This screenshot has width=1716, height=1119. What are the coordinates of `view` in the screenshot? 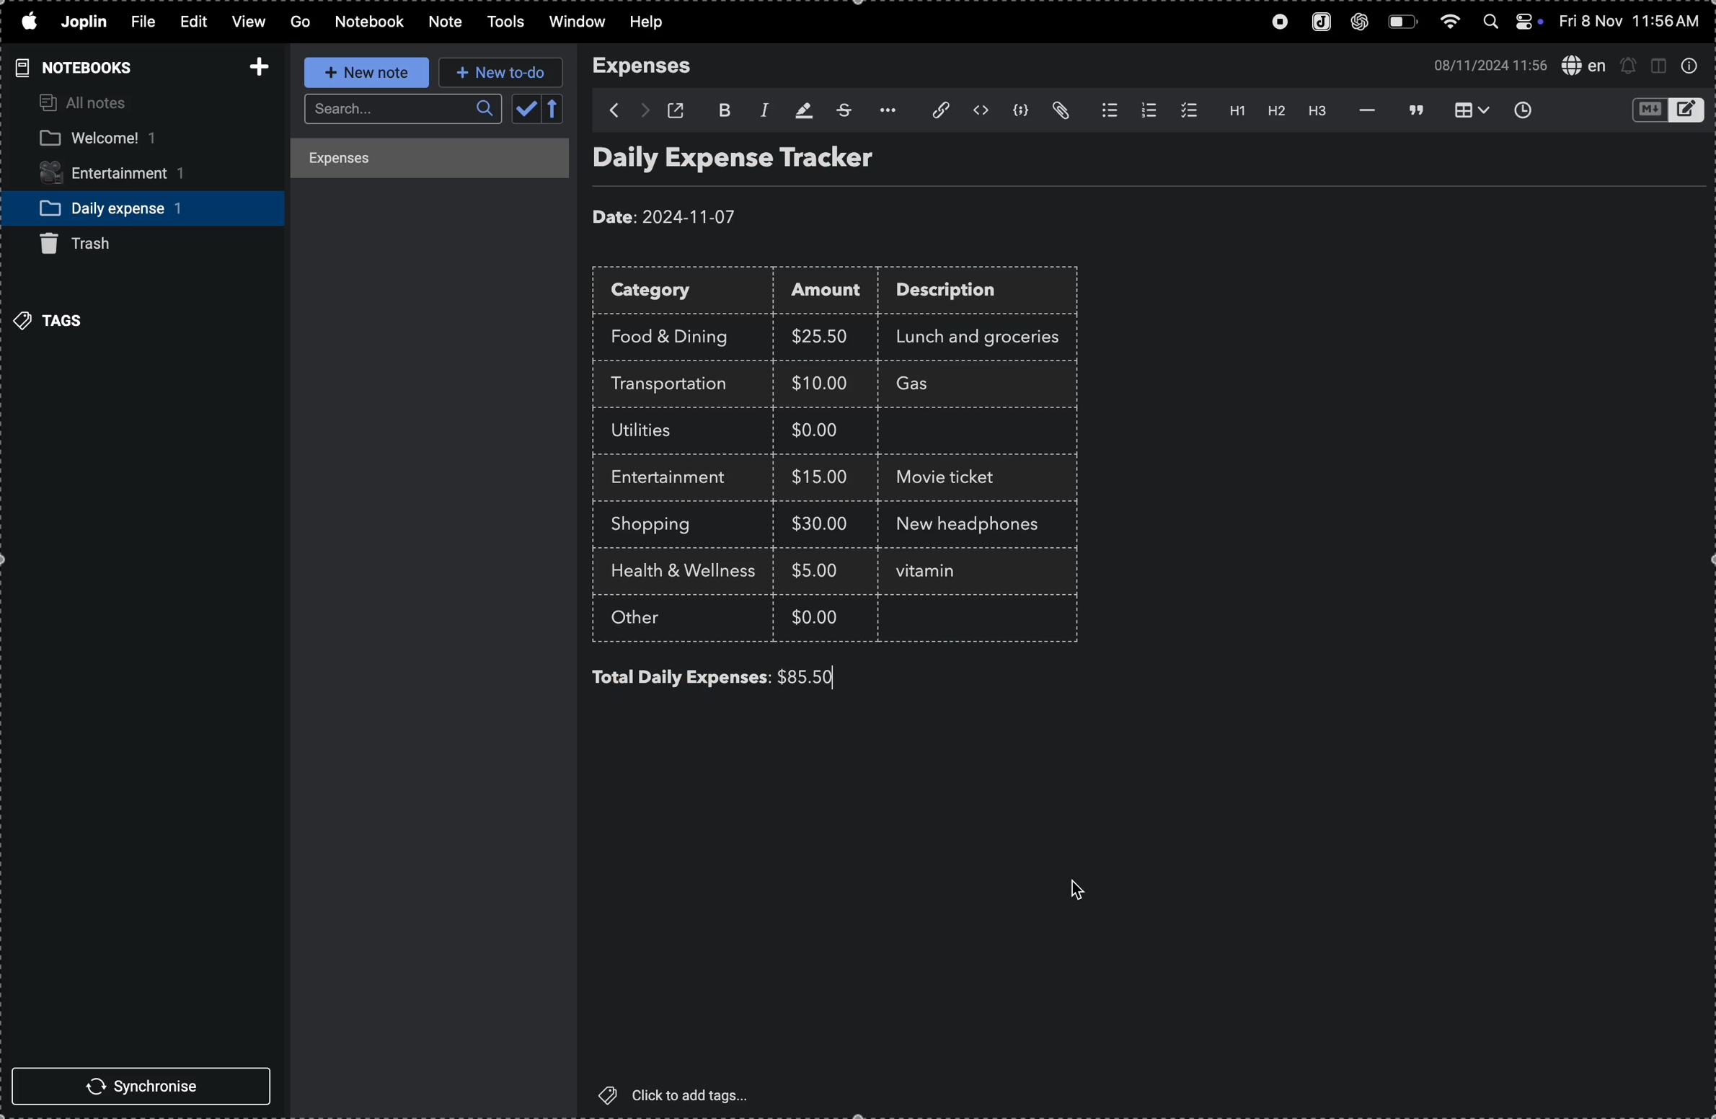 It's located at (245, 23).